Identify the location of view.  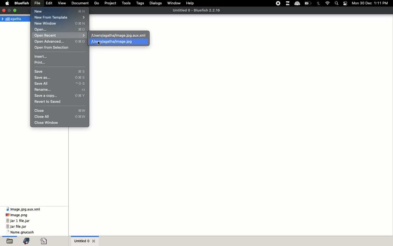
(63, 2).